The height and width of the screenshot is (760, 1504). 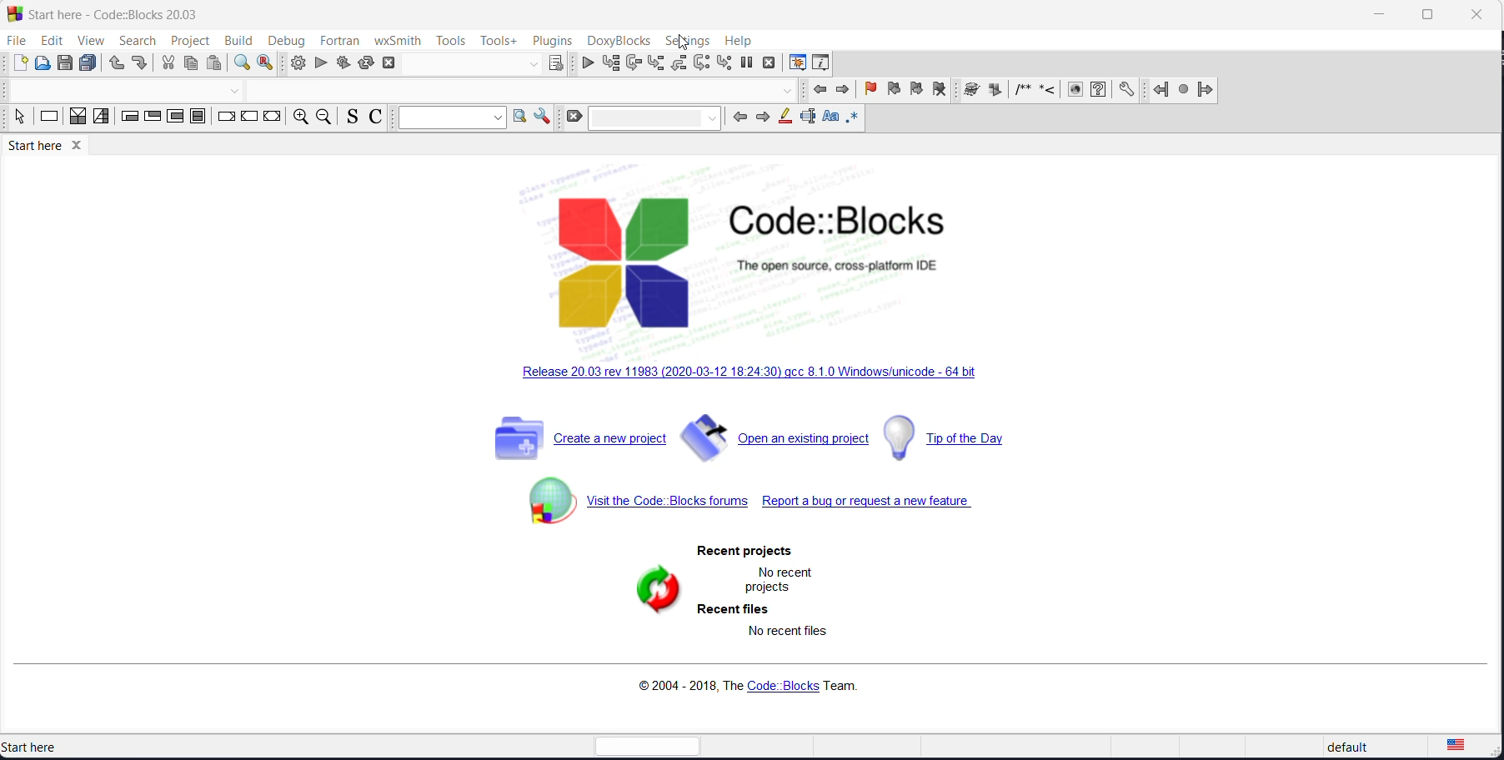 What do you see at coordinates (1343, 748) in the screenshot?
I see `default` at bounding box center [1343, 748].